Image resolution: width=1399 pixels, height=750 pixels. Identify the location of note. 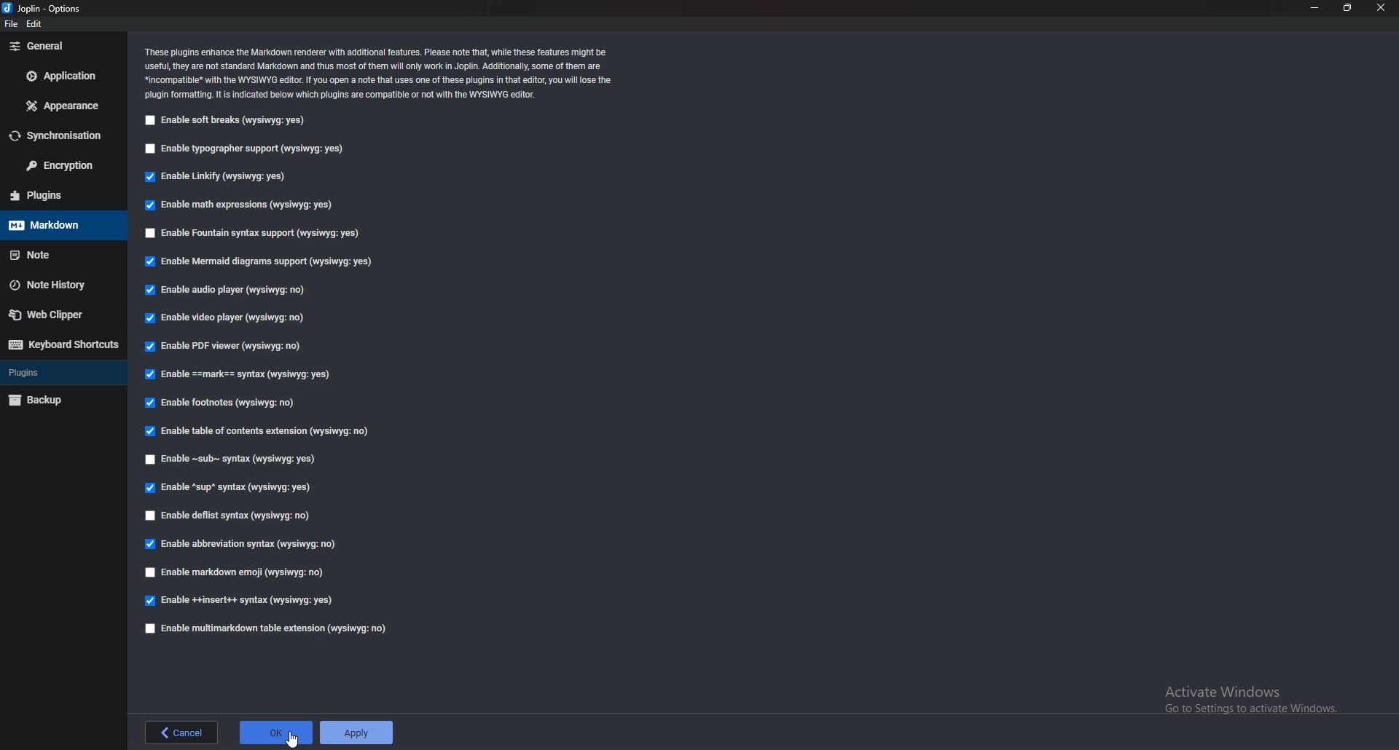
(61, 255).